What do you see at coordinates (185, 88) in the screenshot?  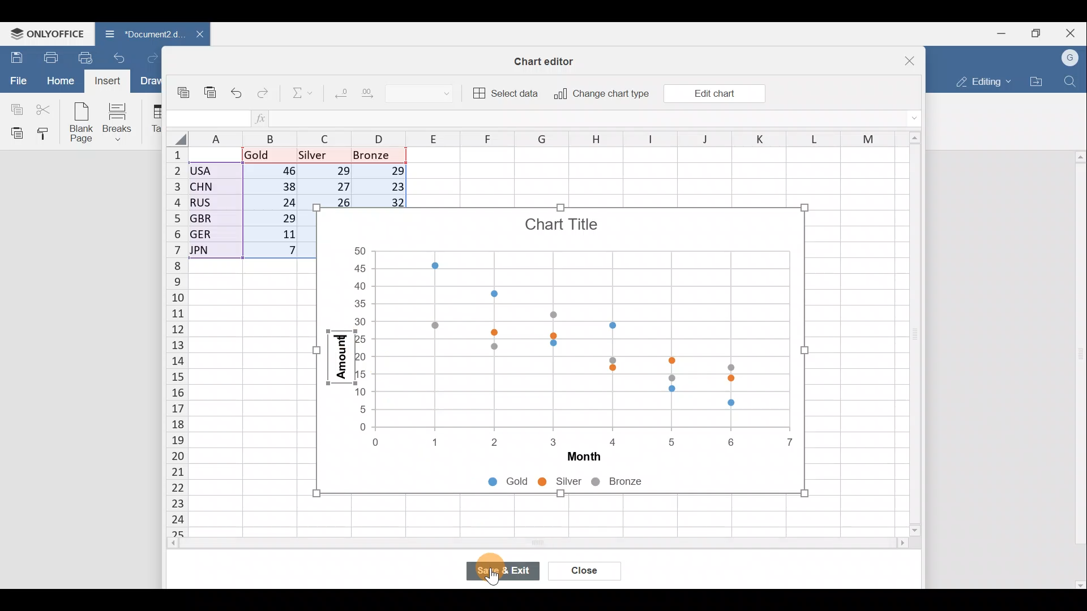 I see `Copy` at bounding box center [185, 88].